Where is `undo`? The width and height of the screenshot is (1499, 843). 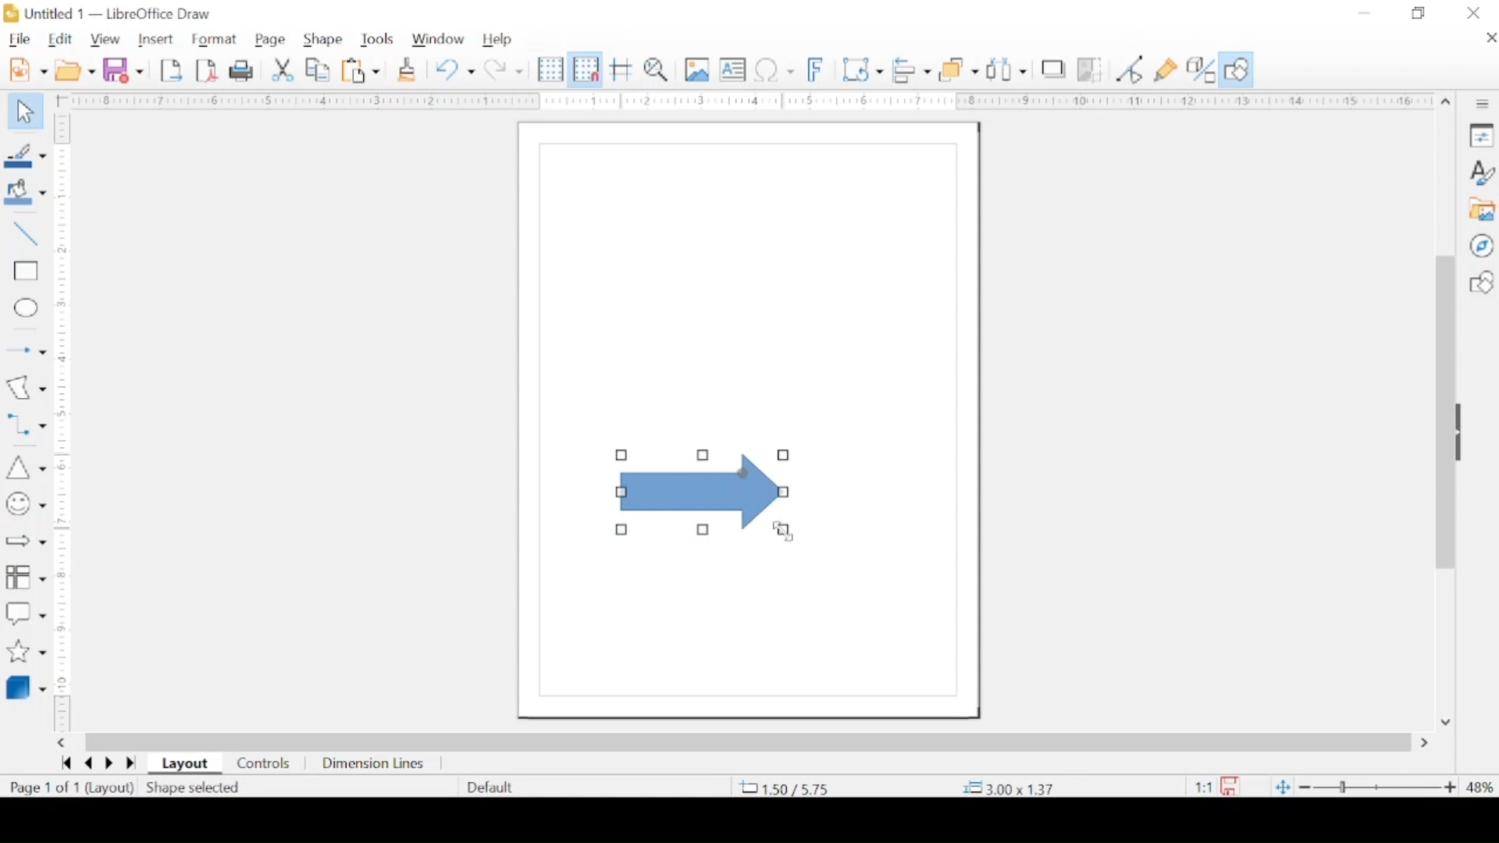
undo is located at coordinates (455, 69).